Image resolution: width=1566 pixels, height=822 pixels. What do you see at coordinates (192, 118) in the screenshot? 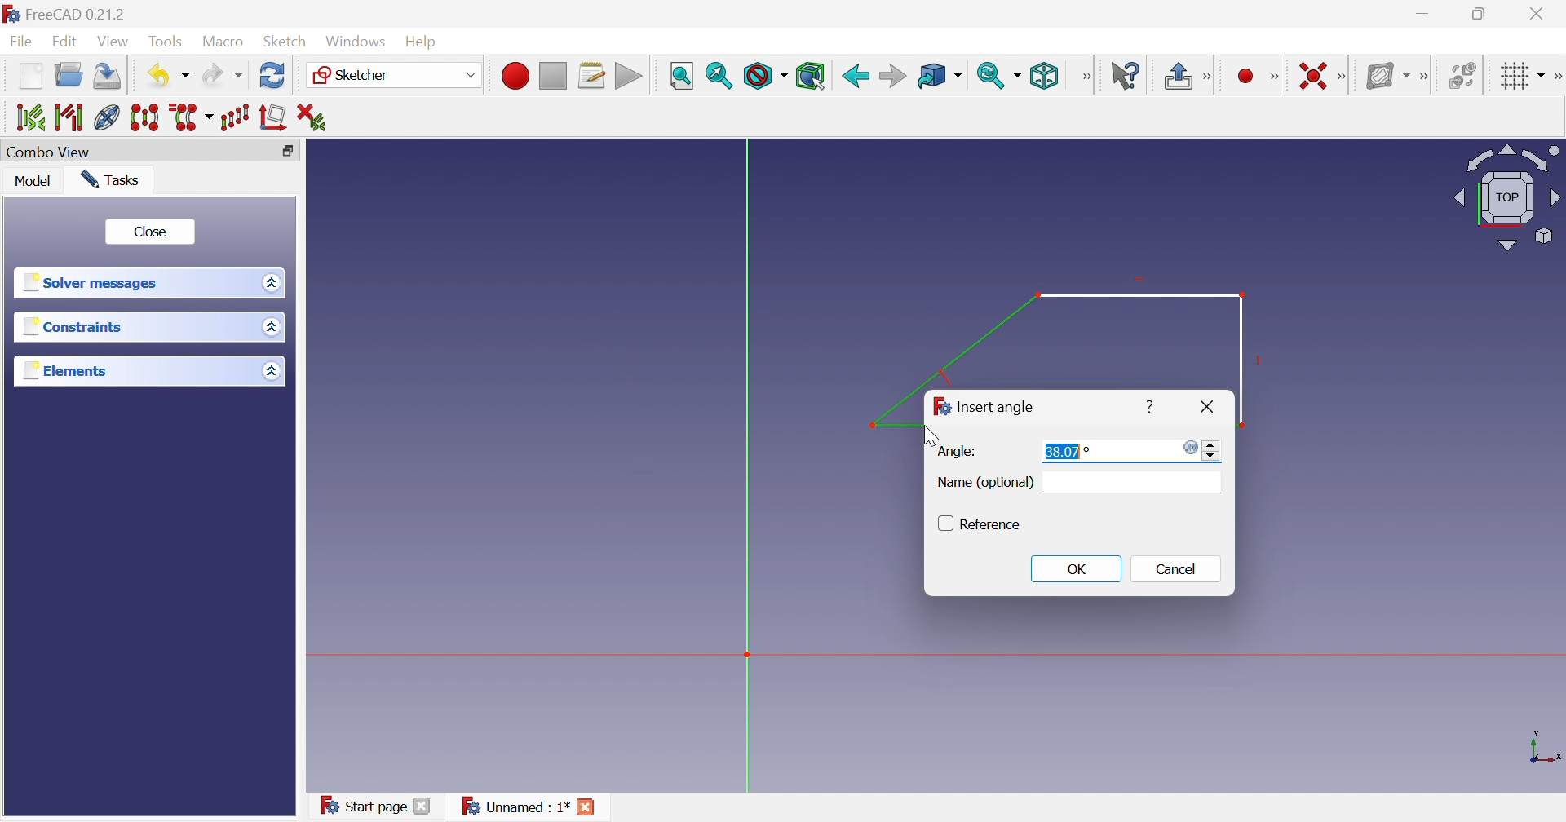
I see `Clone` at bounding box center [192, 118].